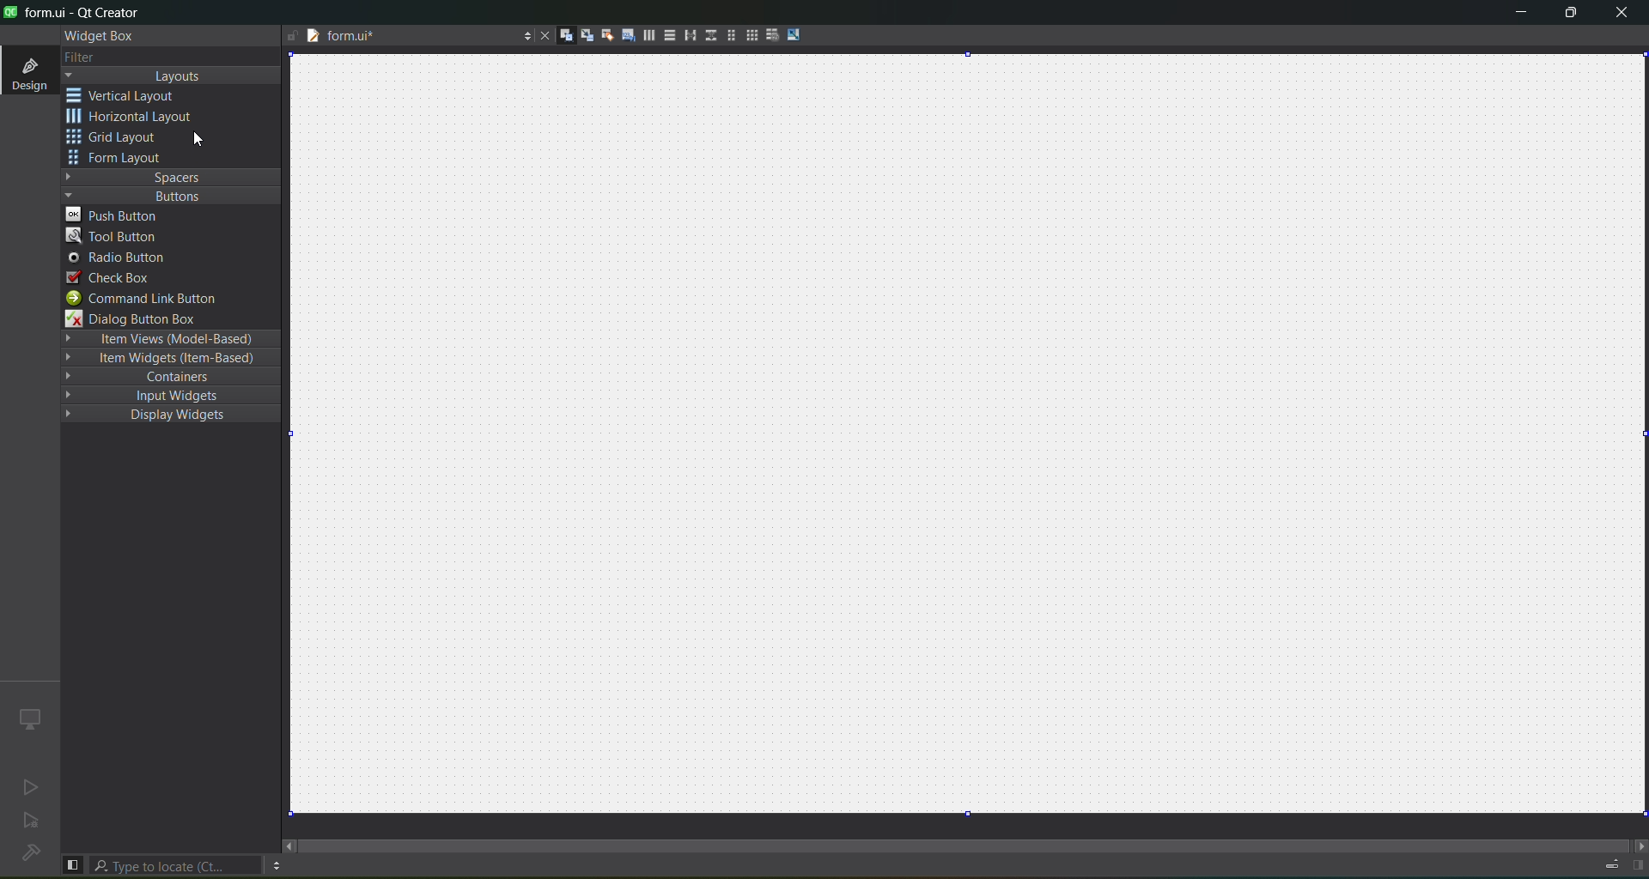  Describe the element at coordinates (965, 838) in the screenshot. I see `scroll bar` at that location.